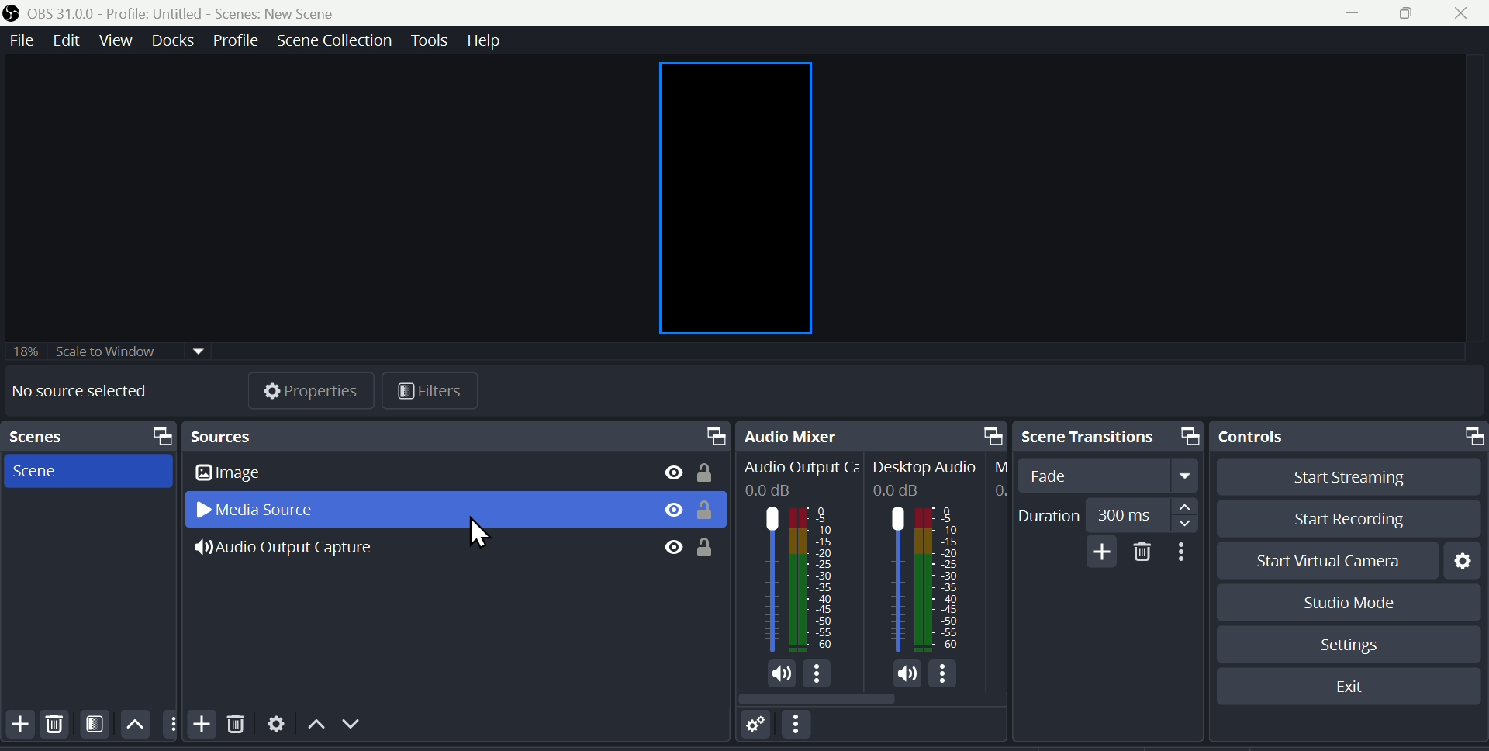 The width and height of the screenshot is (1489, 751). What do you see at coordinates (333, 39) in the screenshot?
I see `Scene collection` at bounding box center [333, 39].